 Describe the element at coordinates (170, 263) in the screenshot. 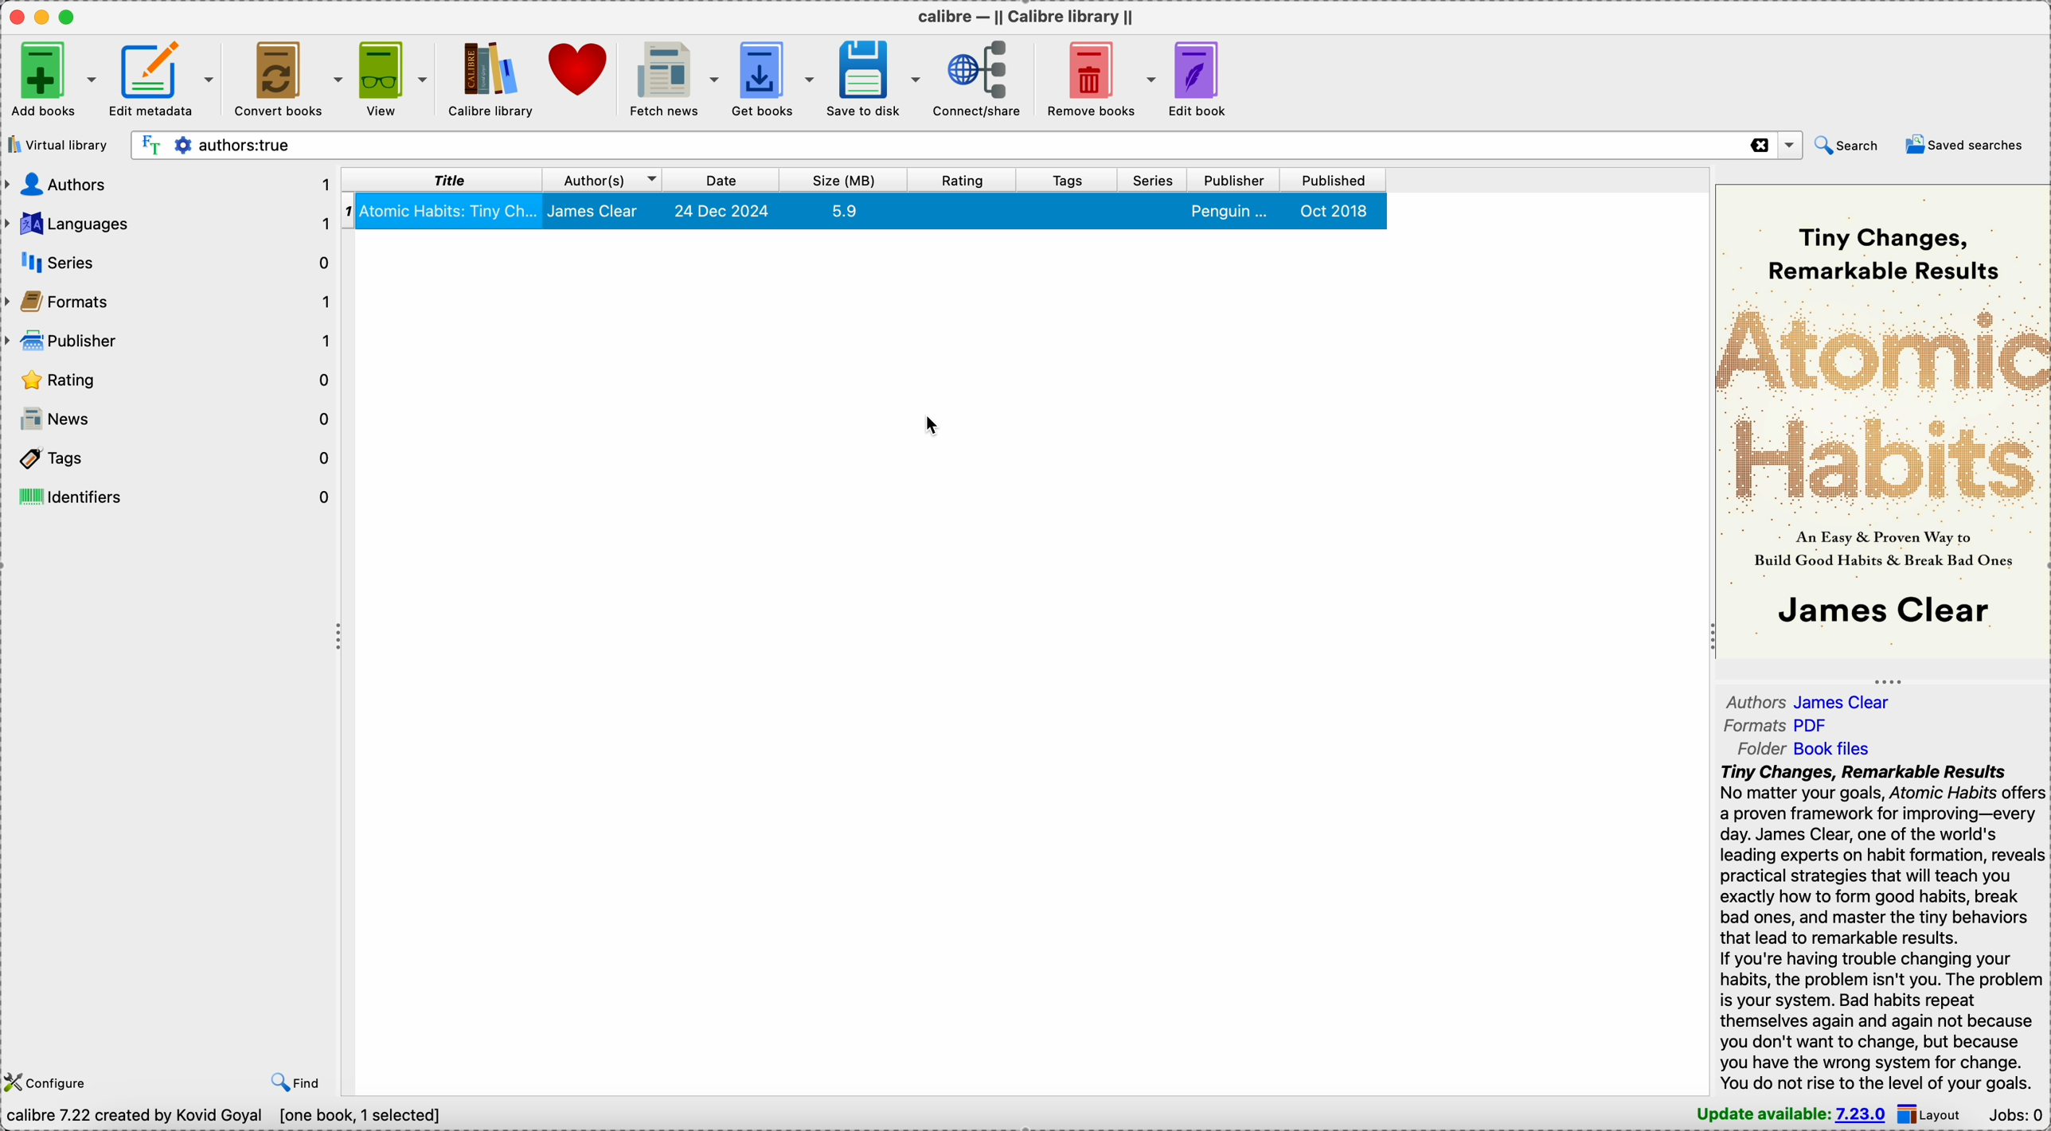

I see `series` at that location.